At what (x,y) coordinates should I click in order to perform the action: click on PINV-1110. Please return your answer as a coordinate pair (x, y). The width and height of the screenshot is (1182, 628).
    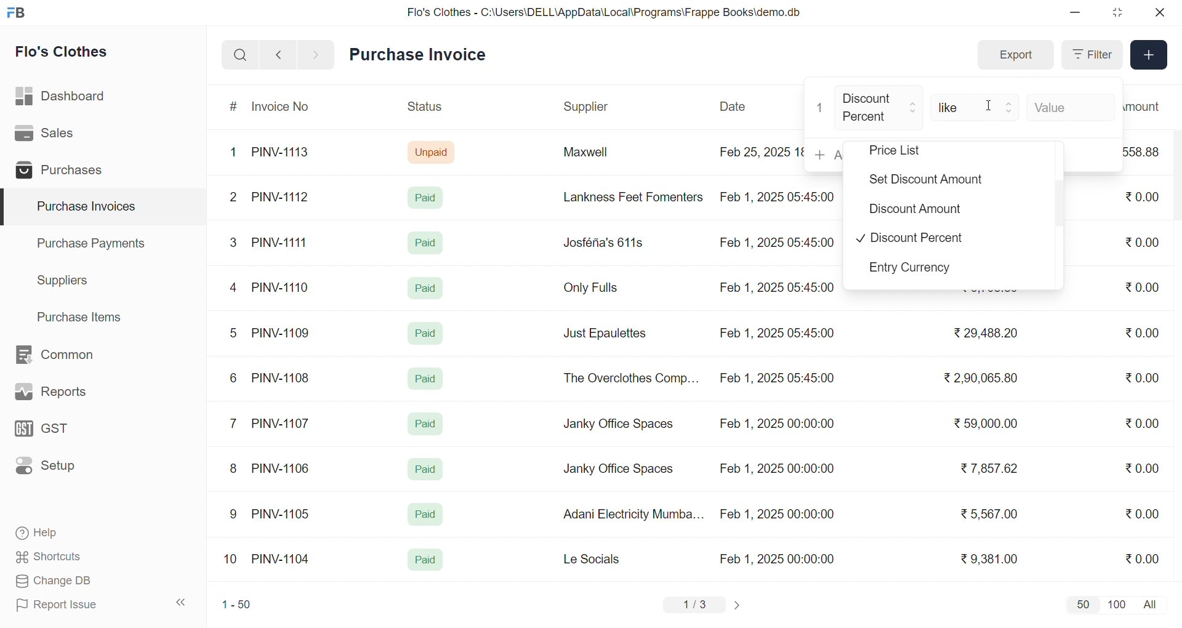
    Looking at the image, I should click on (281, 287).